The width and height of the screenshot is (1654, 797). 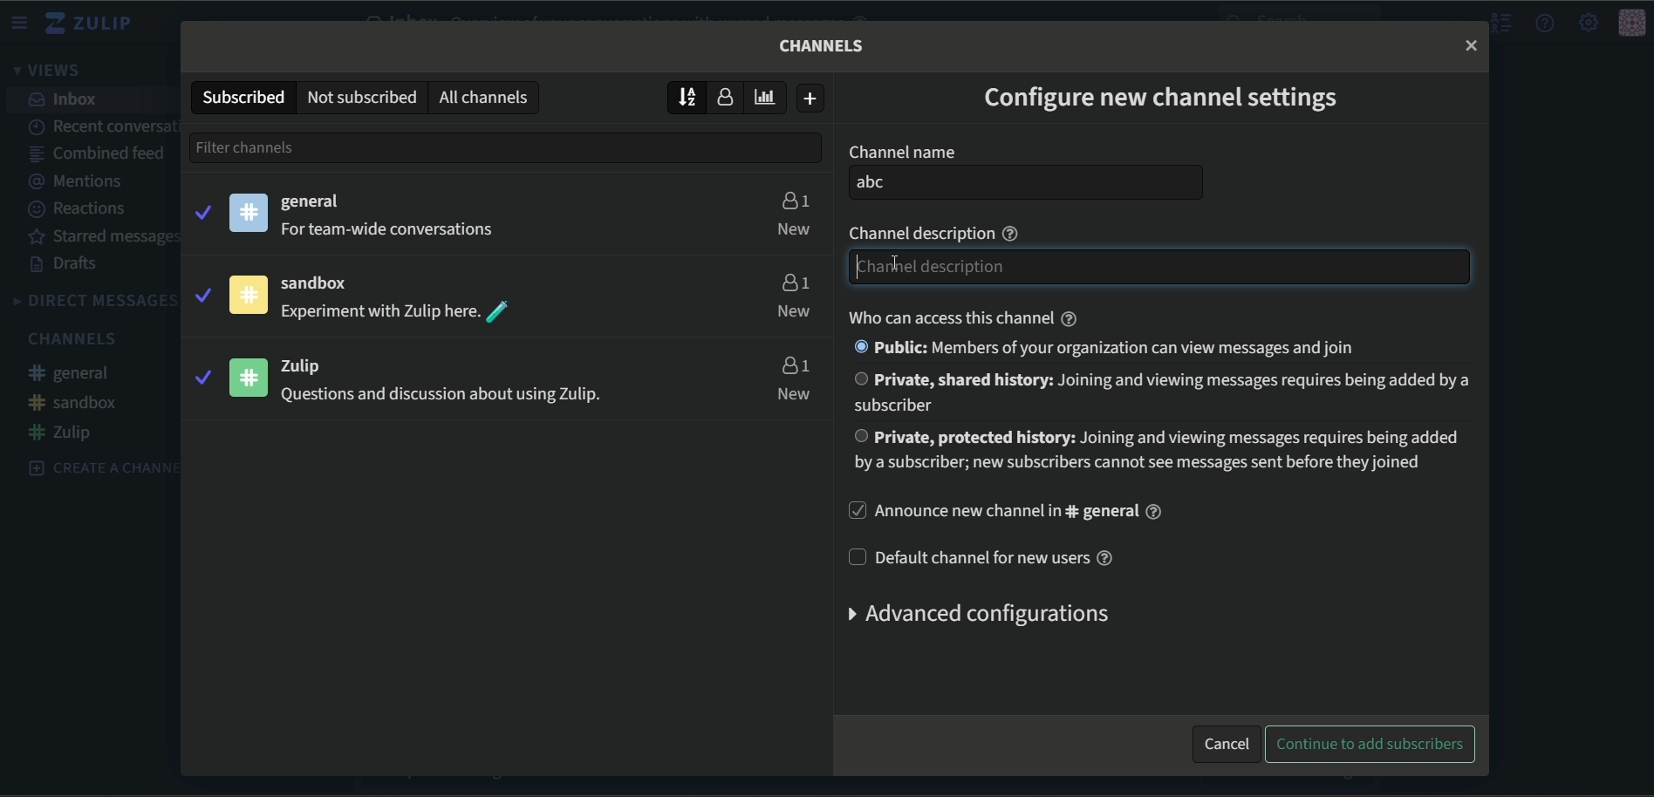 I want to click on #zulip, so click(x=66, y=433).